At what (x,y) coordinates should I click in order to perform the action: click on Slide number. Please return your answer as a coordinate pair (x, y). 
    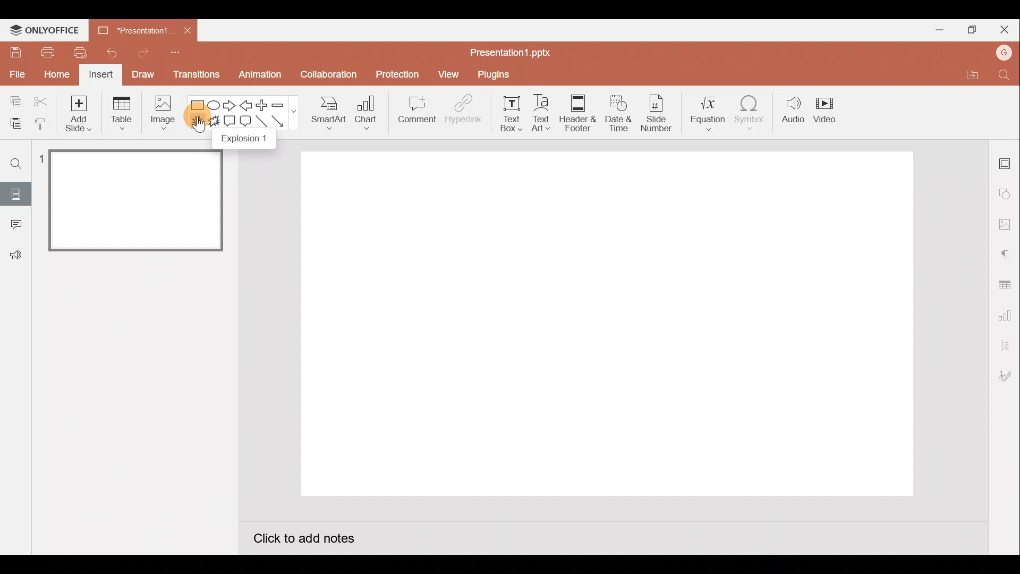
    Looking at the image, I should click on (654, 114).